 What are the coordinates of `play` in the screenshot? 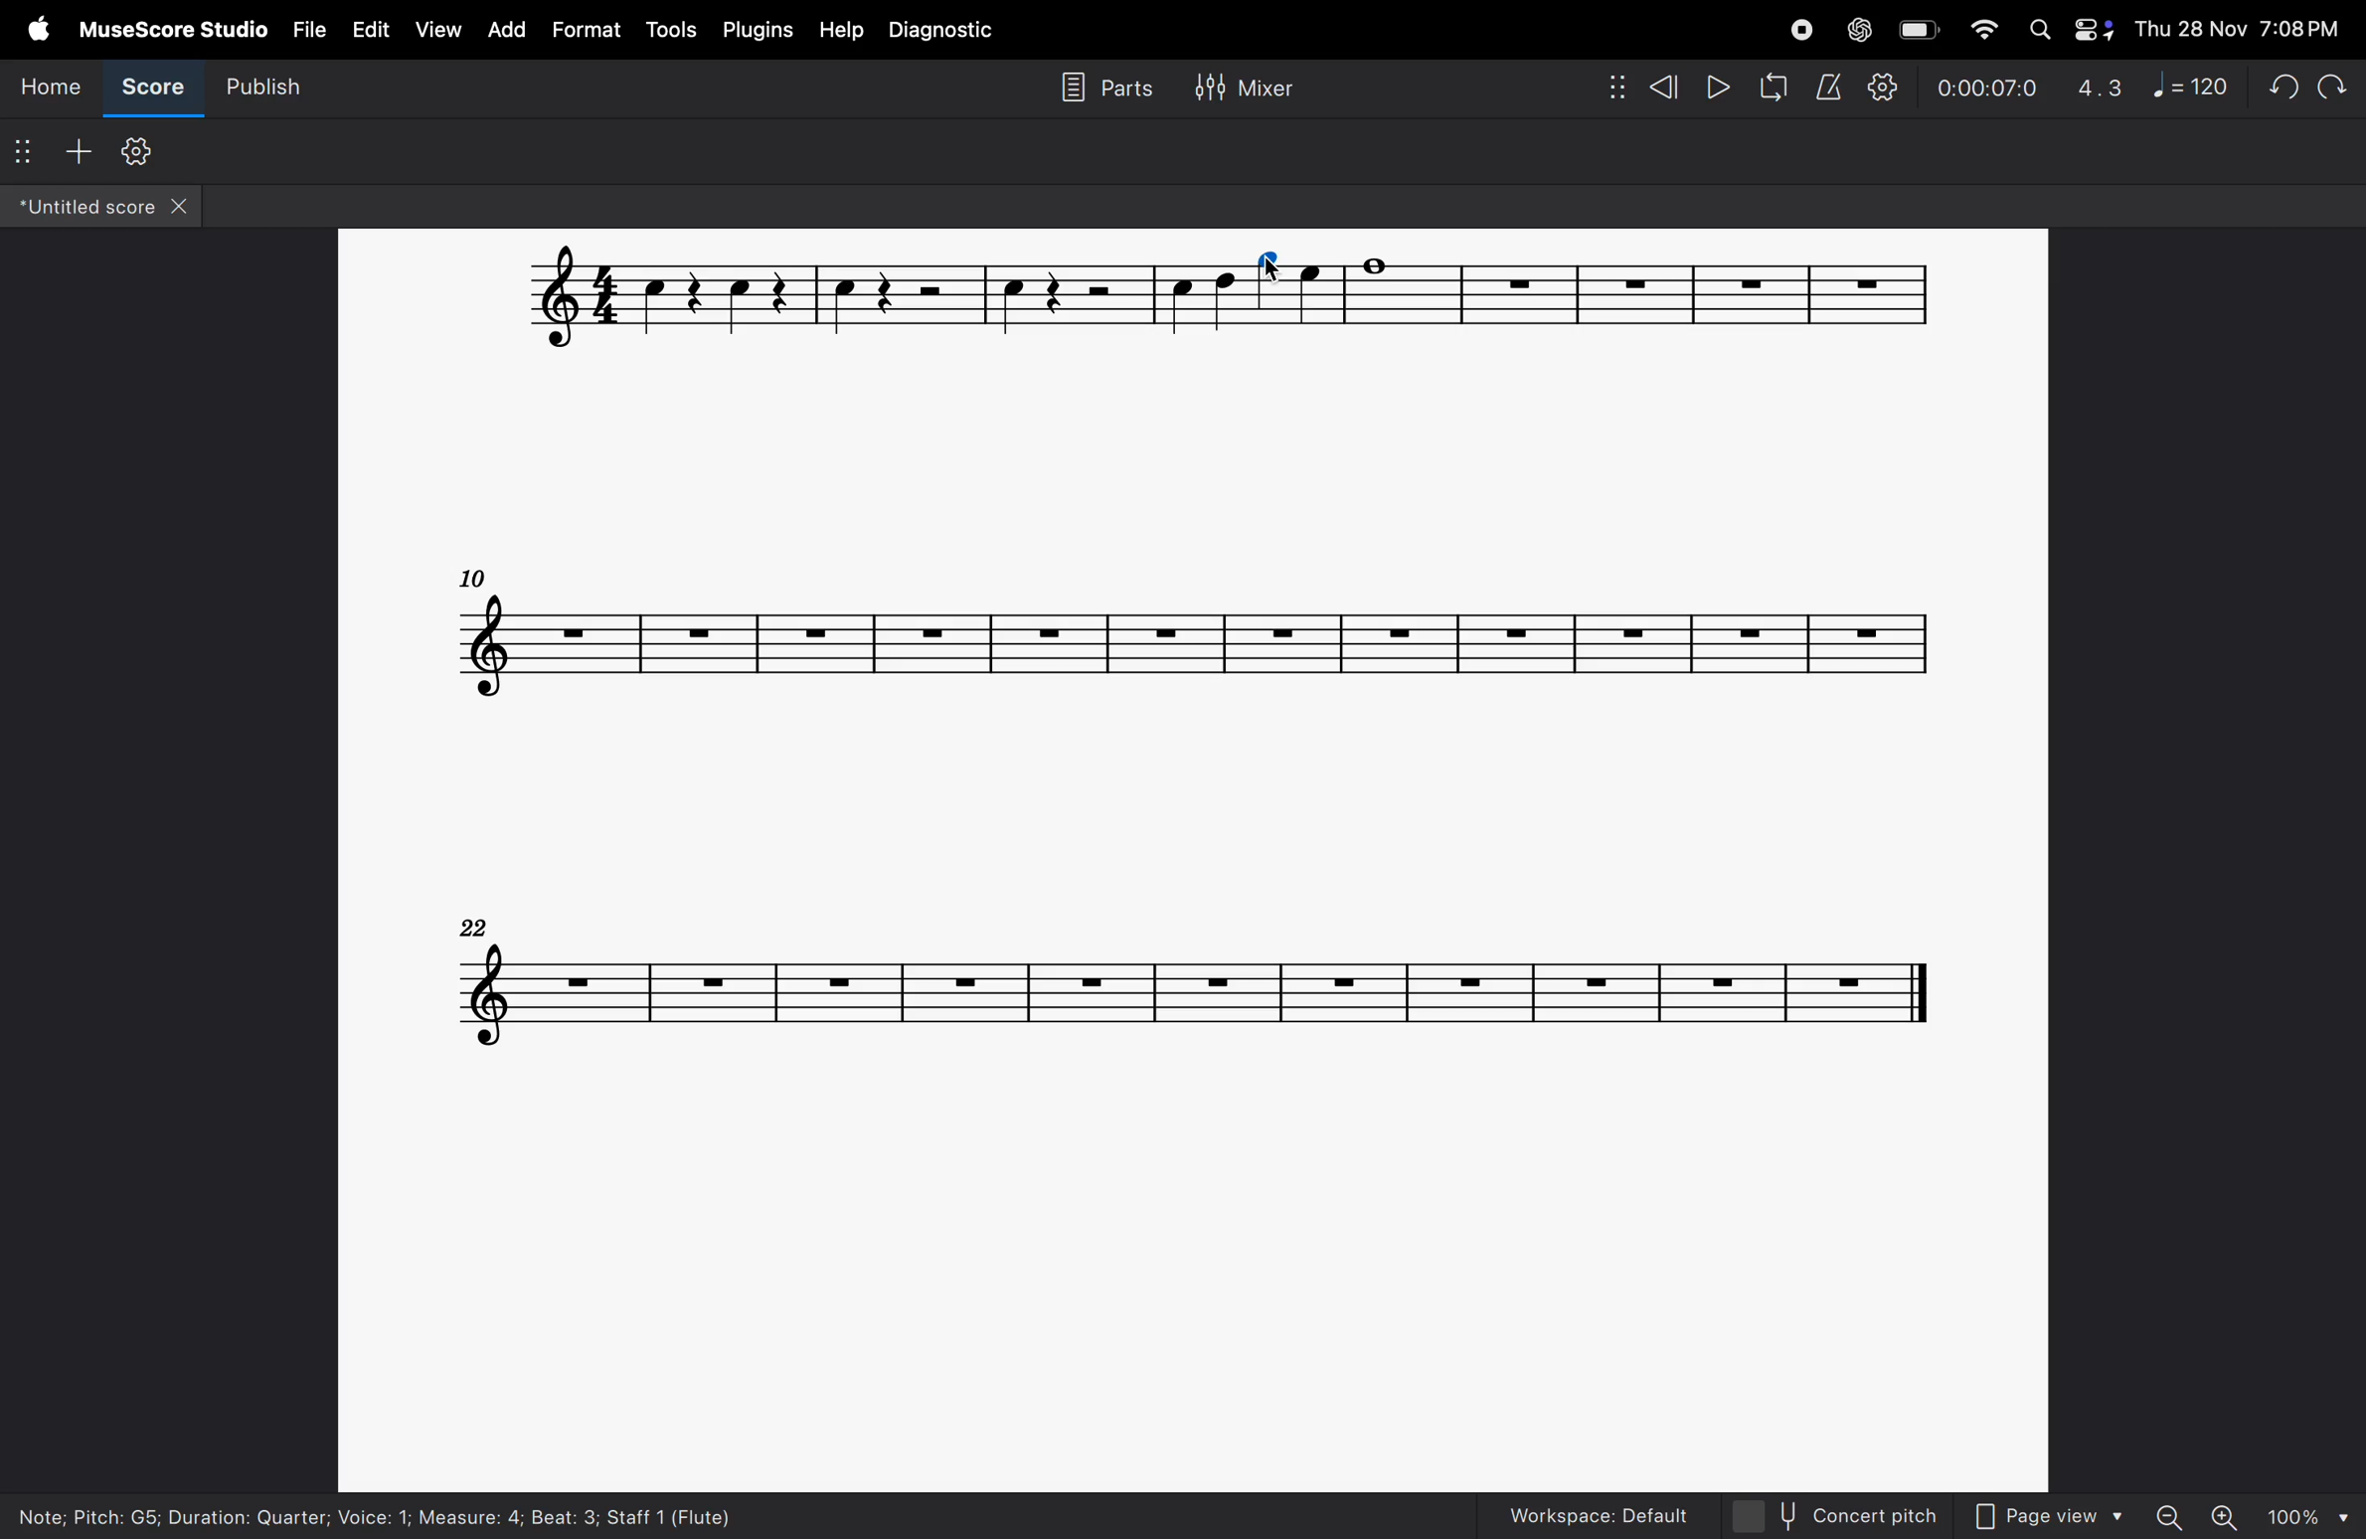 It's located at (1719, 89).